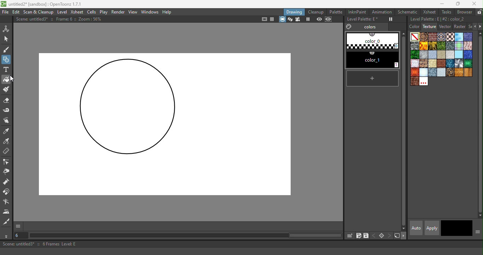 This screenshot has width=483, height=255. Describe the element at coordinates (441, 55) in the screenshot. I see `Paper 4.bmp` at that location.